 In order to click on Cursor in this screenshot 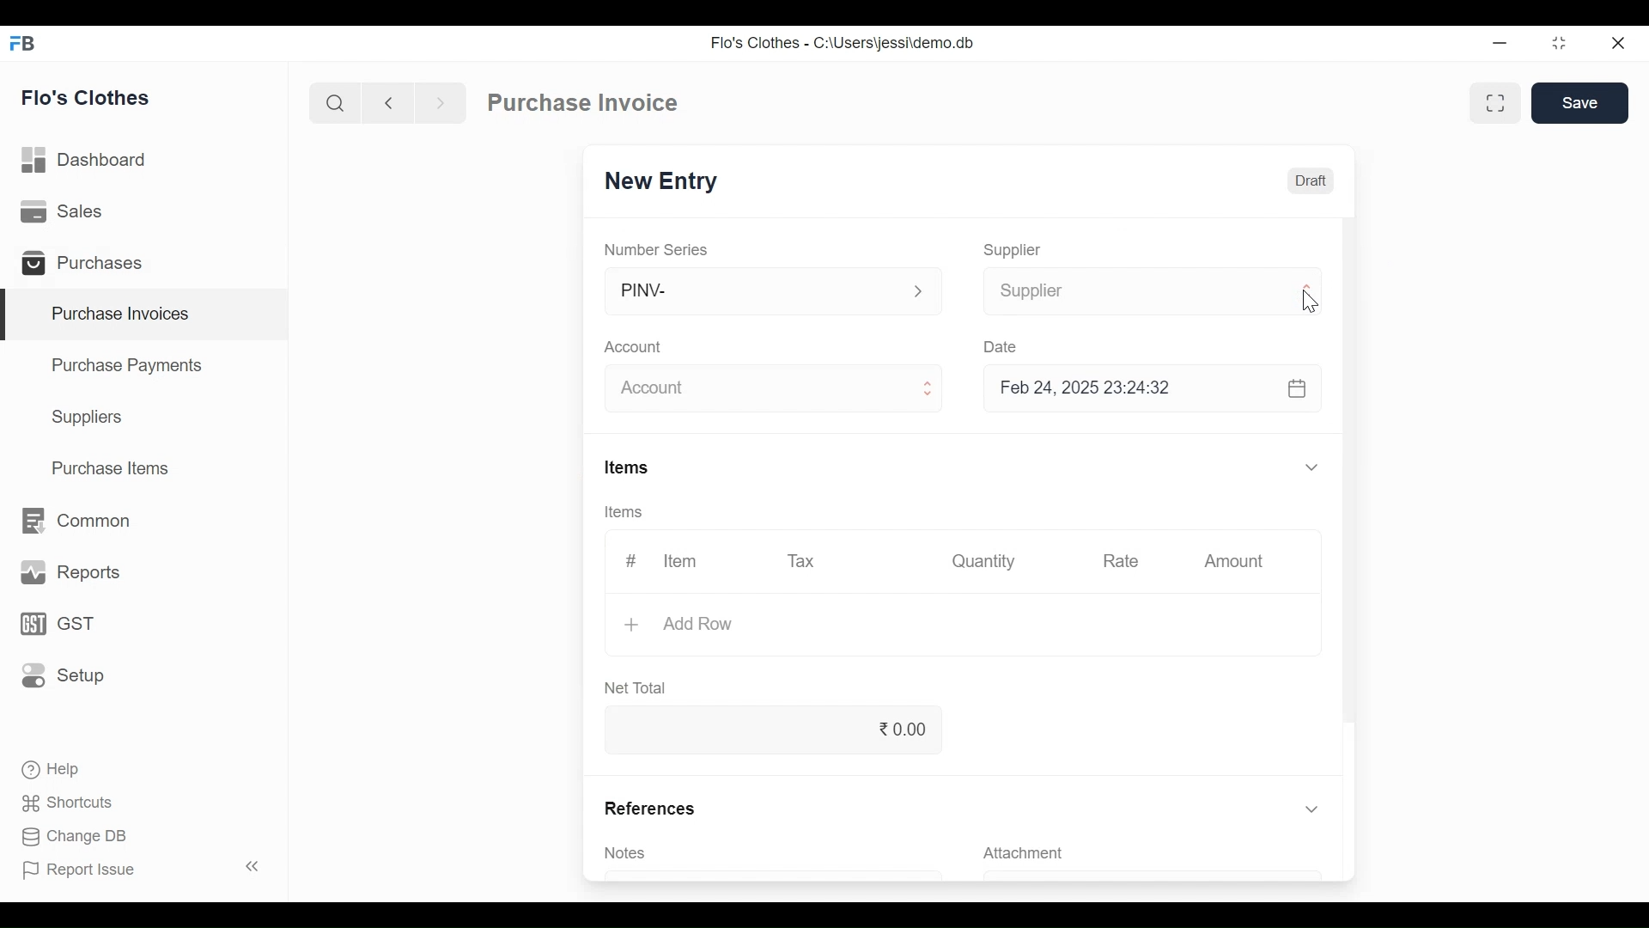, I will do `click(1306, 303)`.